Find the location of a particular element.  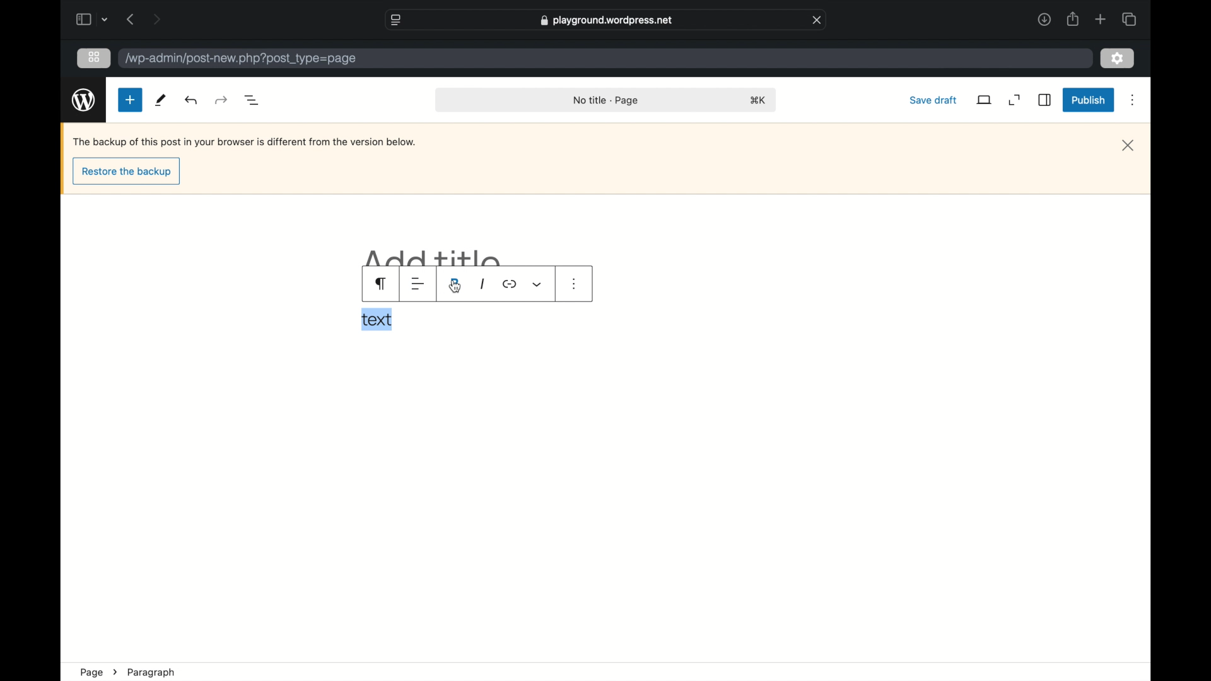

downloads is located at coordinates (1044, 19).